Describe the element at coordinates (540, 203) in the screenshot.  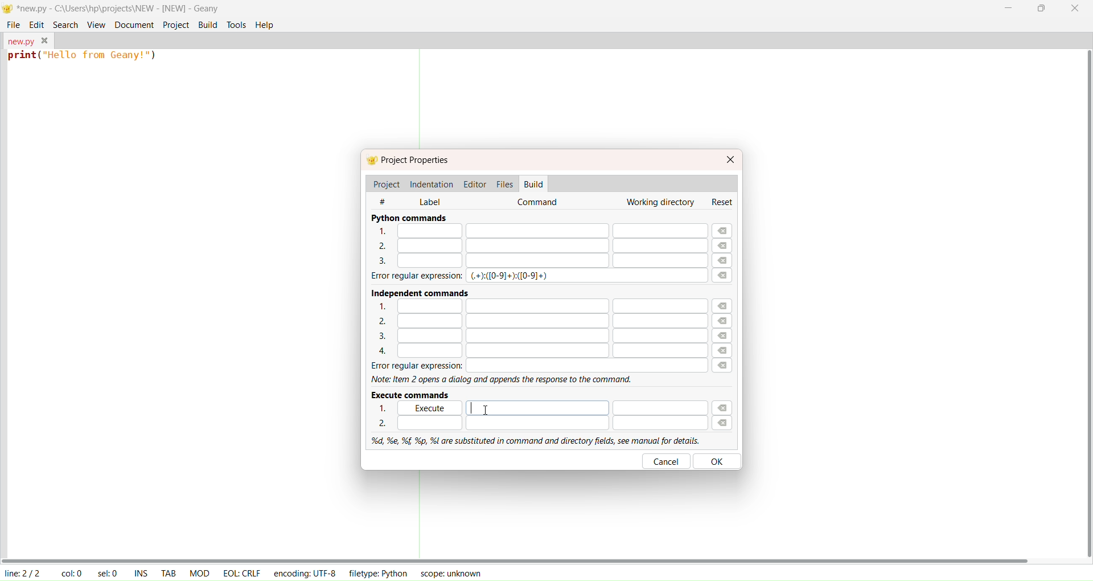
I see `commands` at that location.